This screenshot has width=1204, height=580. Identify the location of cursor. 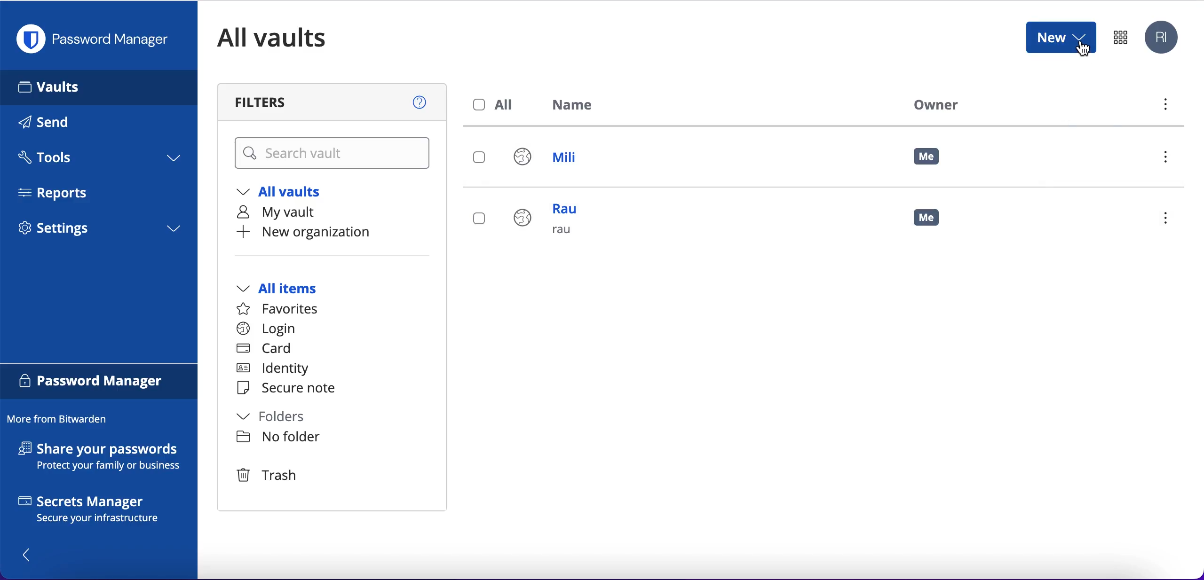
(1084, 51).